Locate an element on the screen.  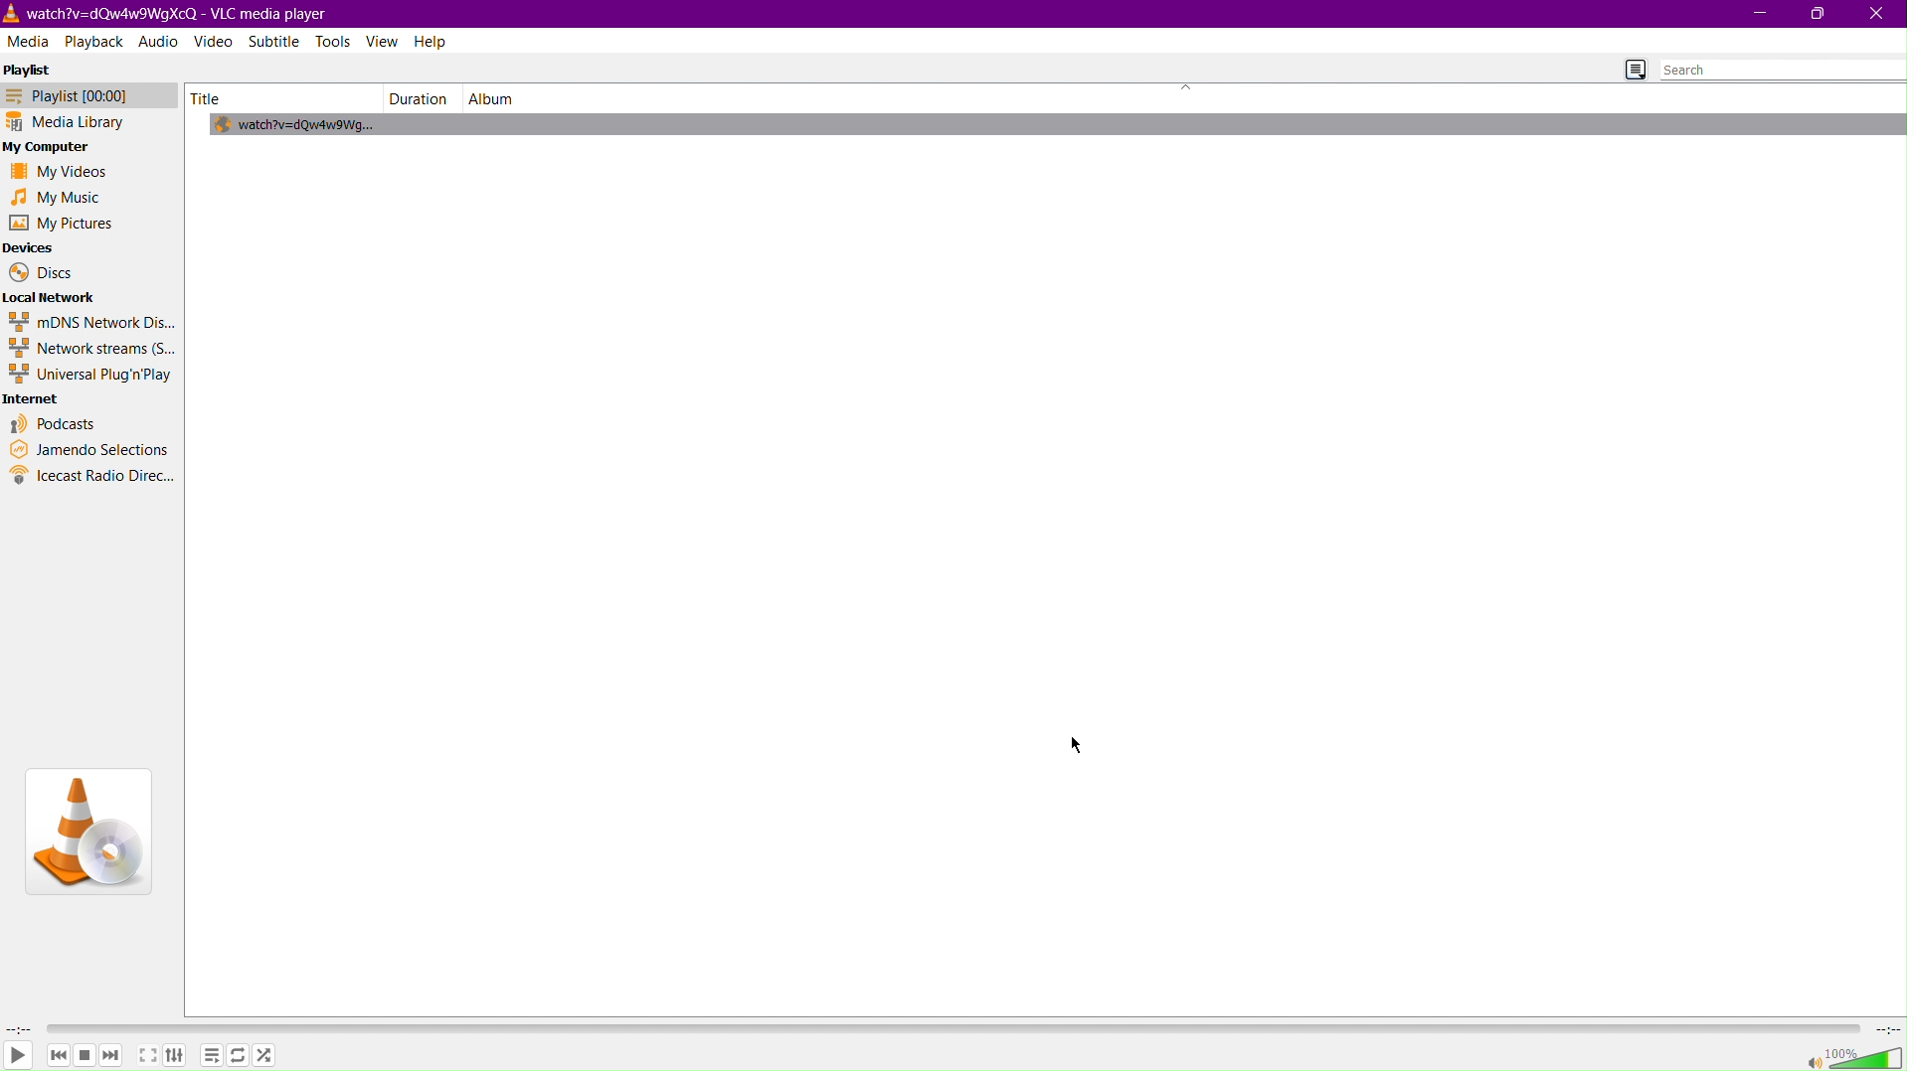
Playlist is located at coordinates (88, 98).